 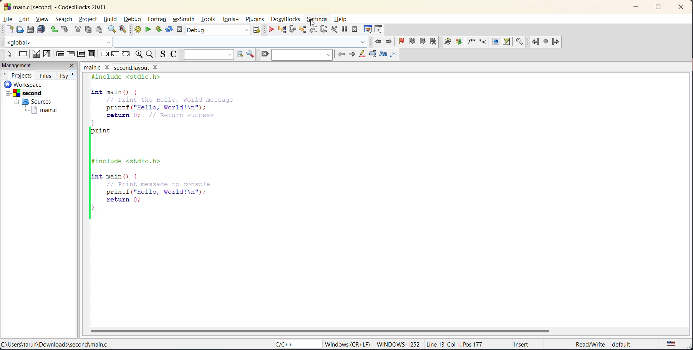 I want to click on previous, so click(x=340, y=54).